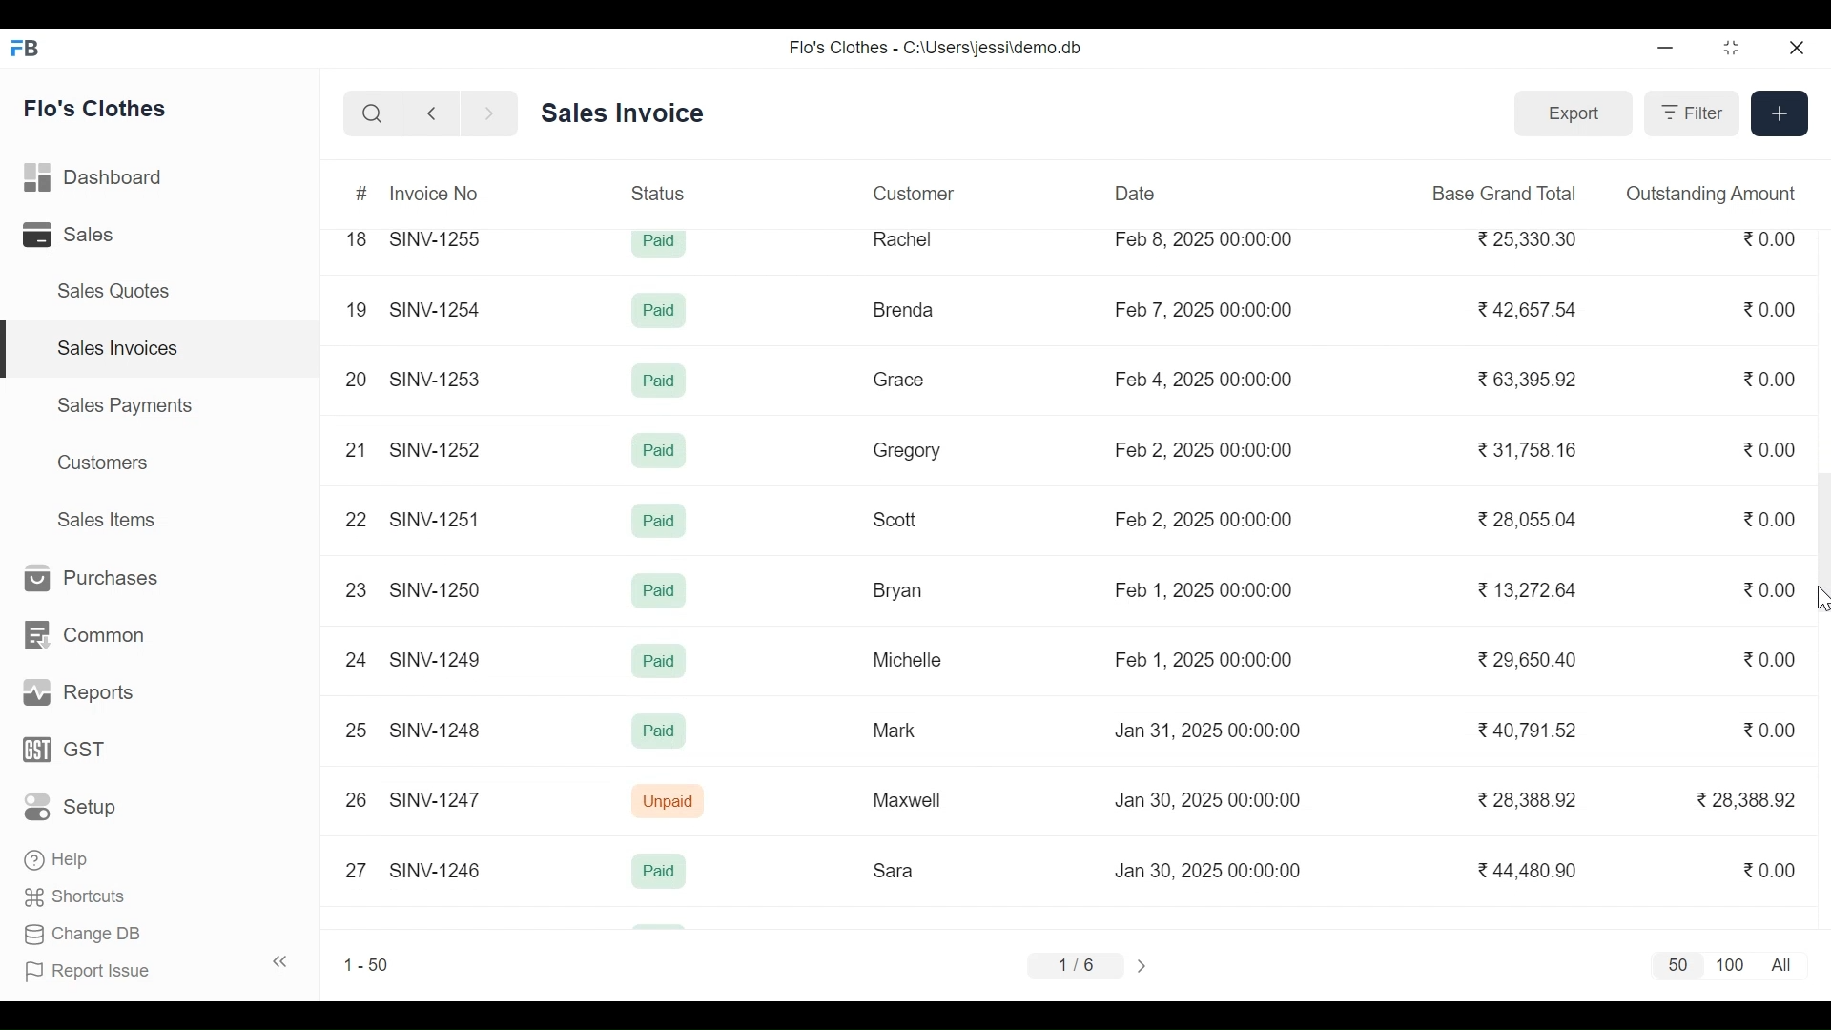 This screenshot has width=1831, height=1030. I want to click on Mark, so click(893, 729).